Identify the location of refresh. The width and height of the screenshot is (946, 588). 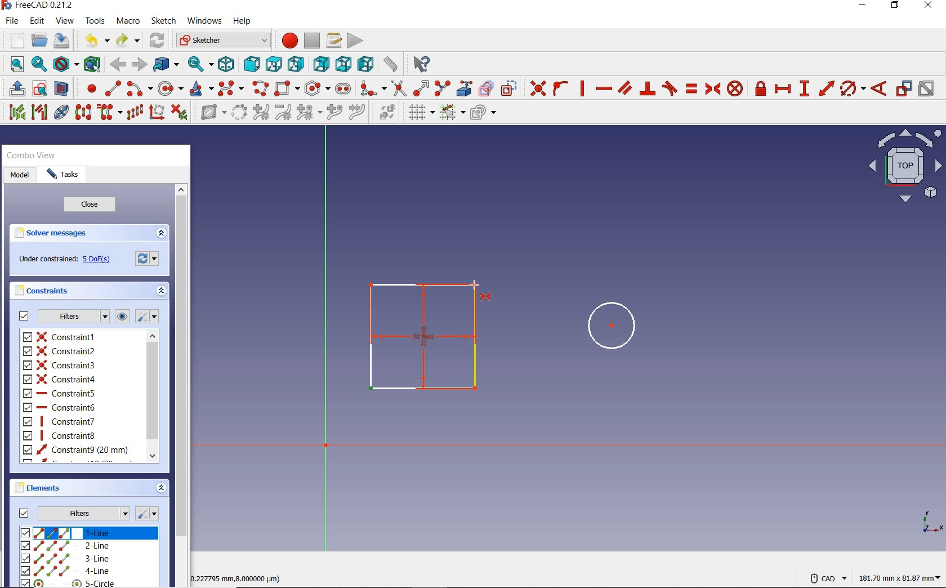
(158, 41).